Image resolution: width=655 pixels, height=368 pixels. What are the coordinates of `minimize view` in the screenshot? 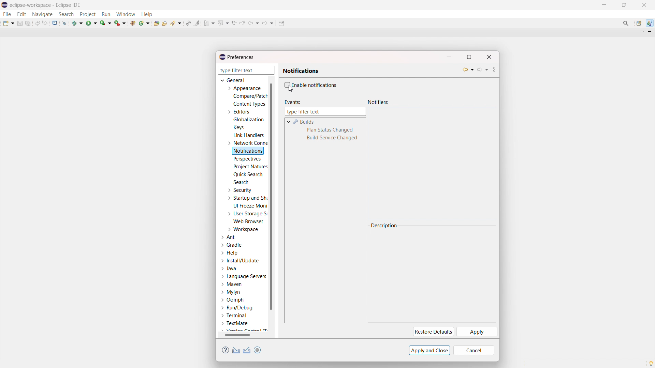 It's located at (641, 32).